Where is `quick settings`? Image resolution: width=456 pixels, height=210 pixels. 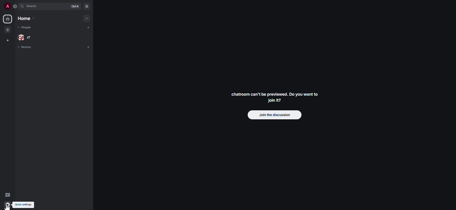 quick settings is located at coordinates (25, 205).